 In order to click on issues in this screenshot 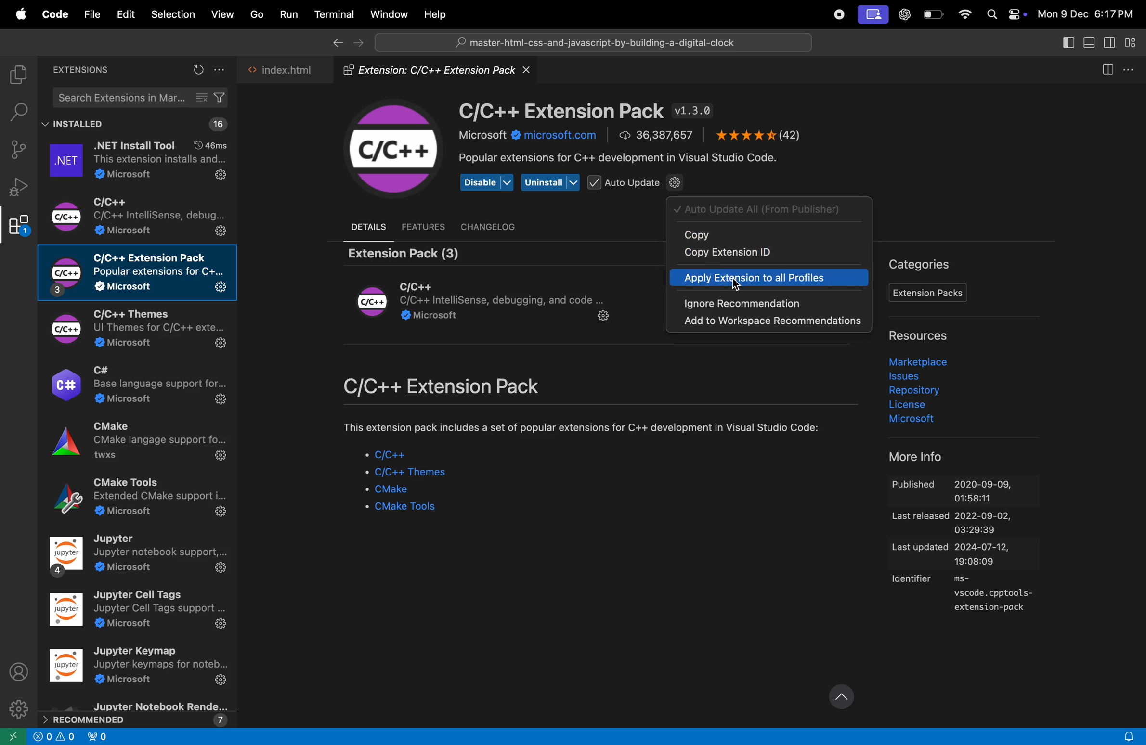, I will do `click(911, 377)`.